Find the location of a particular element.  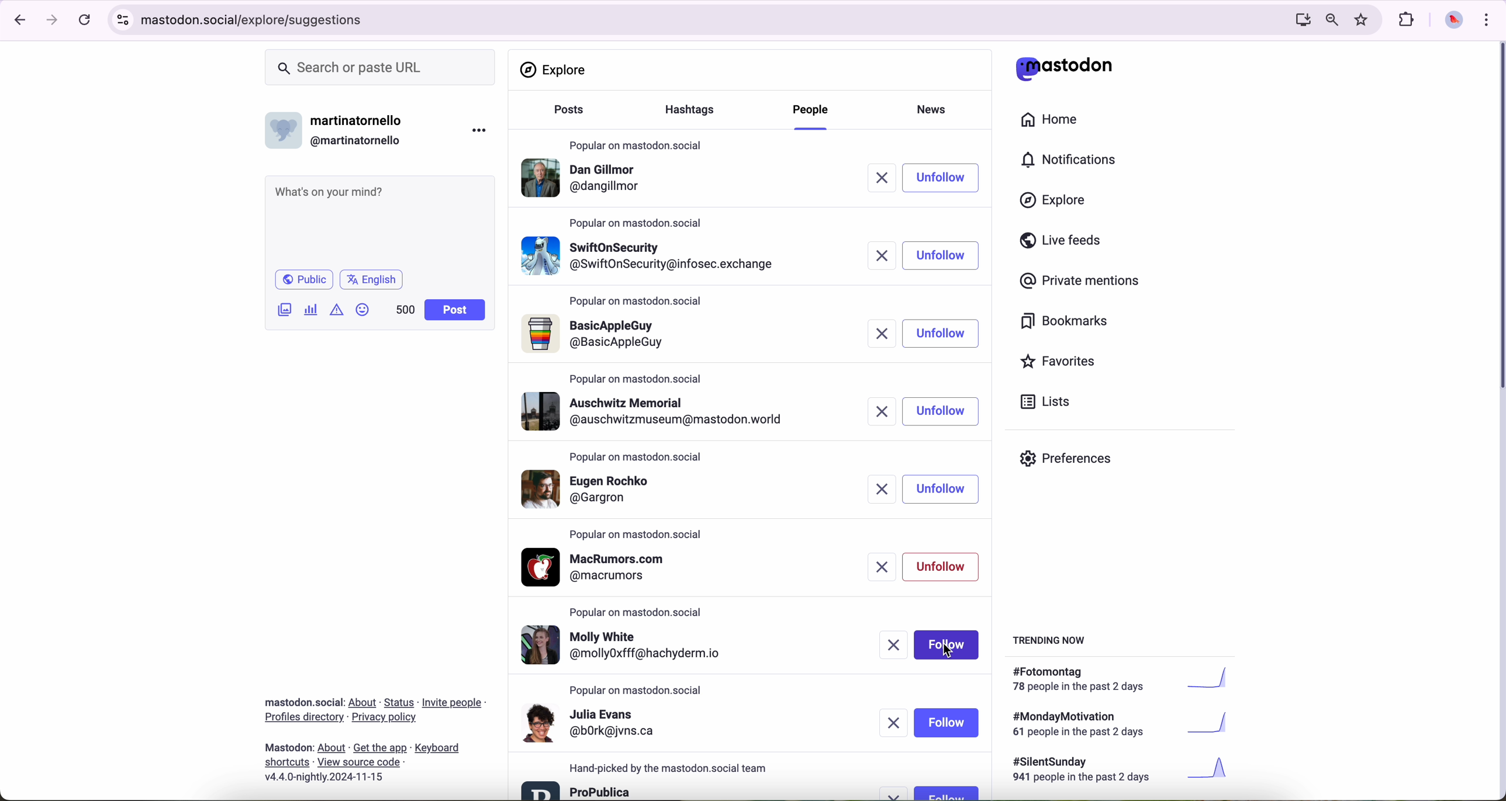

unfollow is located at coordinates (943, 567).